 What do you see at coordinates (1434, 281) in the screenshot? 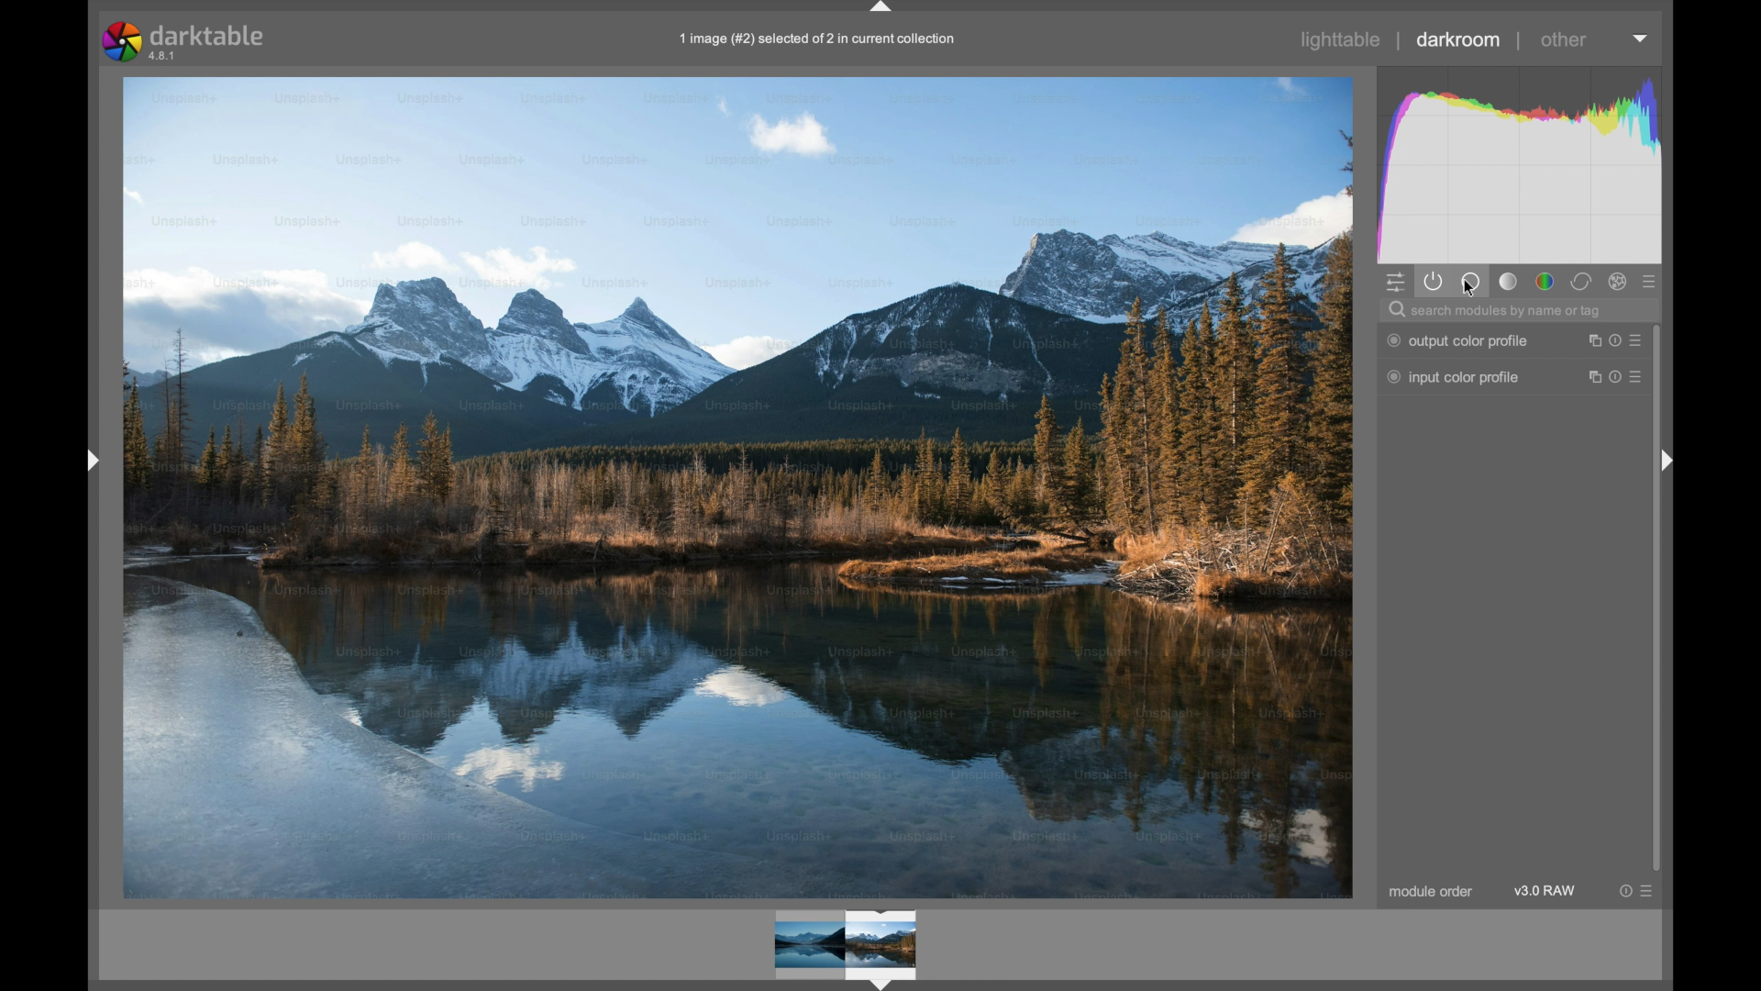
I see `show active module` at bounding box center [1434, 281].